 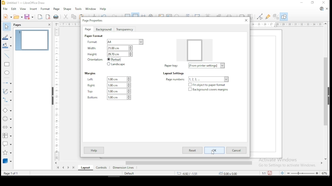 What do you see at coordinates (48, 25) in the screenshot?
I see `close pane` at bounding box center [48, 25].